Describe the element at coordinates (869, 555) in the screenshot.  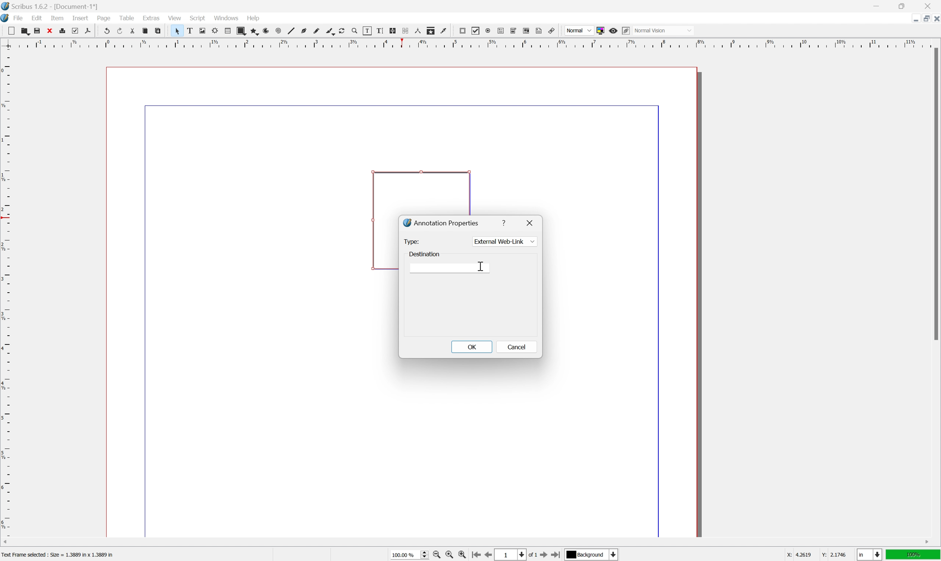
I see `select current unit` at that location.